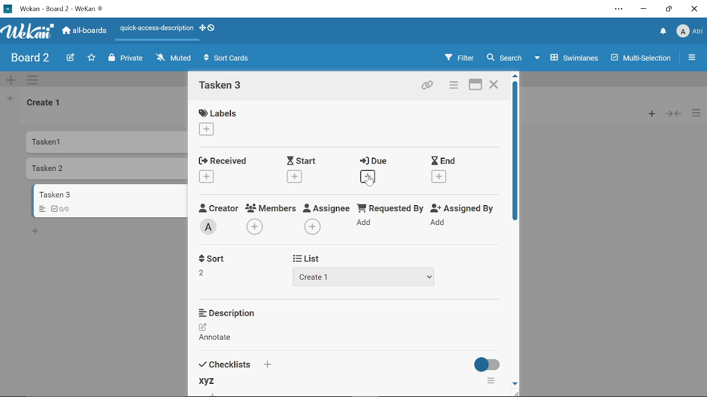  I want to click on show desktop drag handles, so click(211, 29).